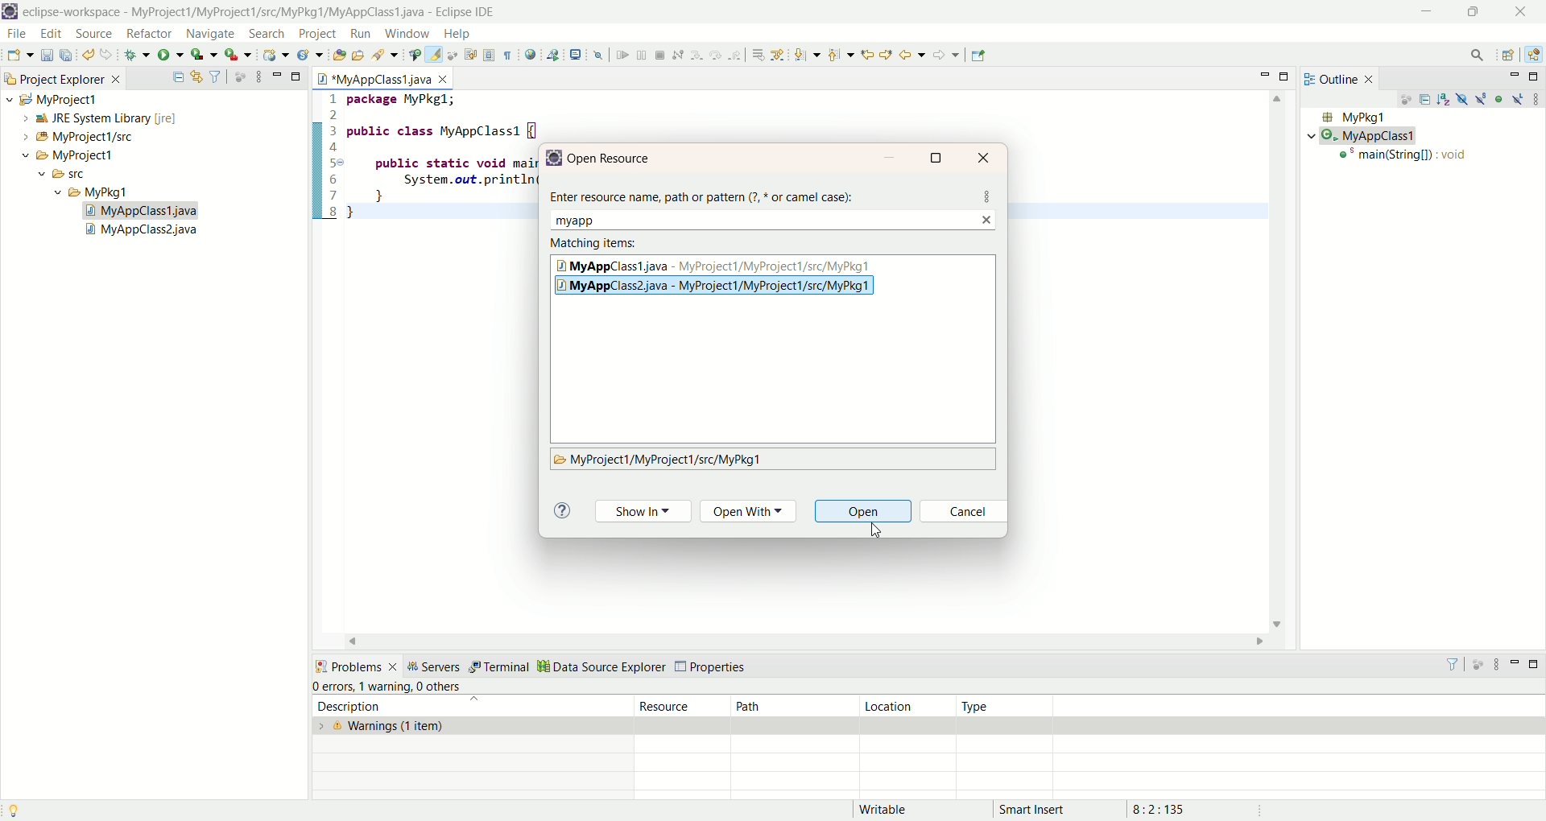 This screenshot has width=1546, height=821. Describe the element at coordinates (866, 55) in the screenshot. I see `previous edit location` at that location.